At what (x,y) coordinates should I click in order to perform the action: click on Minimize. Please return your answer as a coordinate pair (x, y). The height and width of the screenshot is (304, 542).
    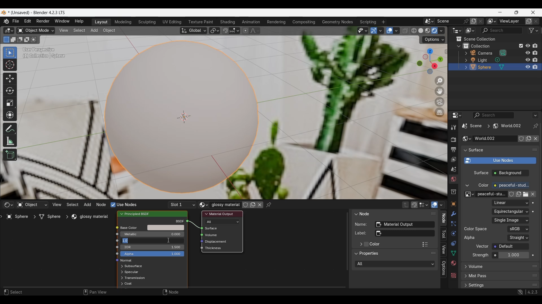
    Looking at the image, I should click on (500, 12).